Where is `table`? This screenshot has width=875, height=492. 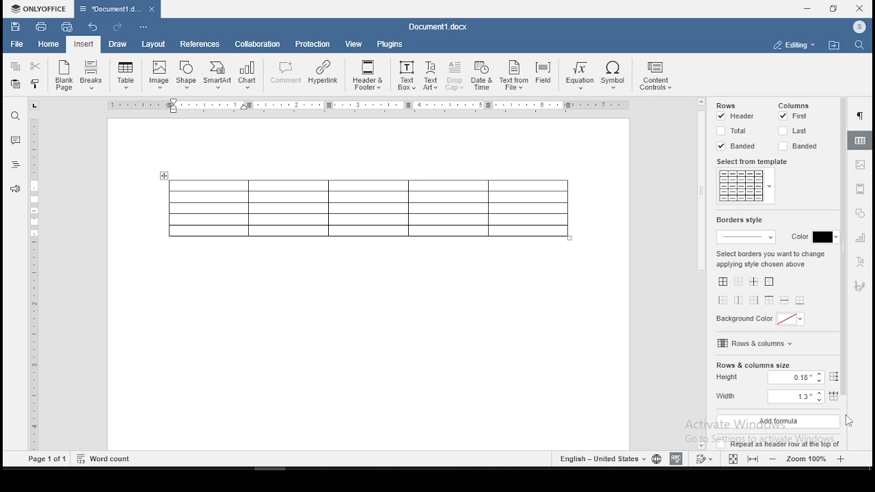 table is located at coordinates (368, 208).